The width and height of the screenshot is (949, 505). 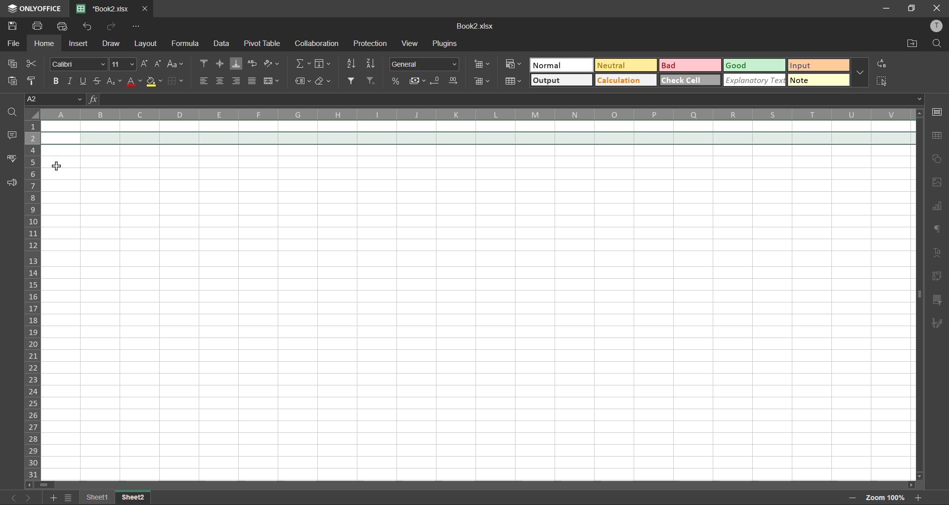 What do you see at coordinates (316, 43) in the screenshot?
I see `collaboration` at bounding box center [316, 43].